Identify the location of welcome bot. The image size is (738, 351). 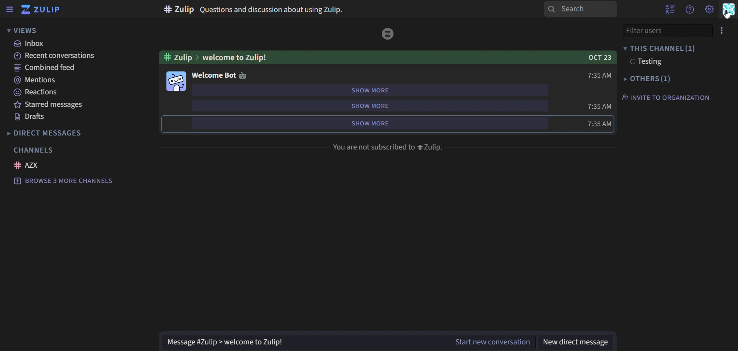
(221, 75).